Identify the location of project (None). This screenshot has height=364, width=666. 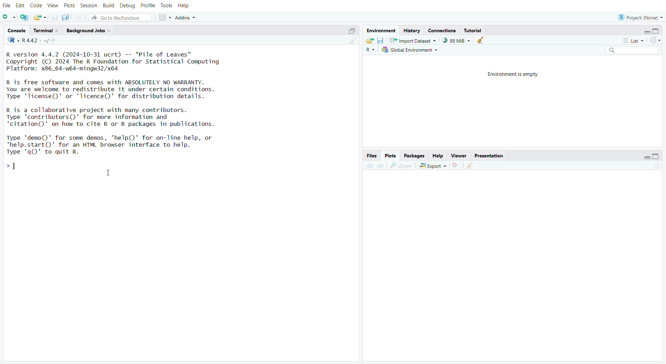
(640, 17).